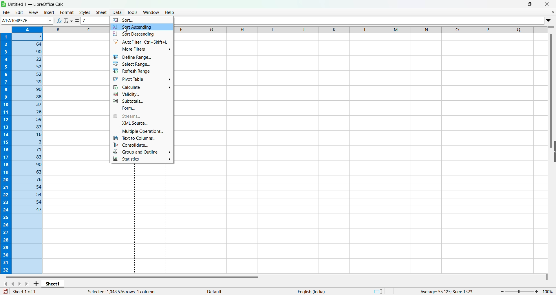 The width and height of the screenshot is (556, 295). Describe the element at coordinates (140, 42) in the screenshot. I see `Autofilter` at that location.